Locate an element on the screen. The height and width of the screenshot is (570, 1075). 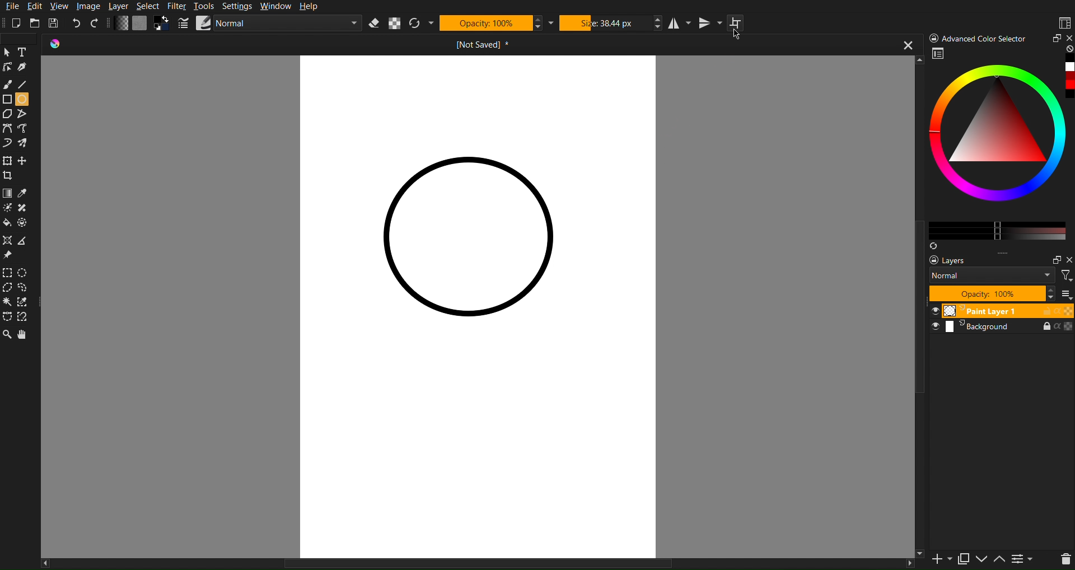
Free tool is located at coordinates (25, 317).